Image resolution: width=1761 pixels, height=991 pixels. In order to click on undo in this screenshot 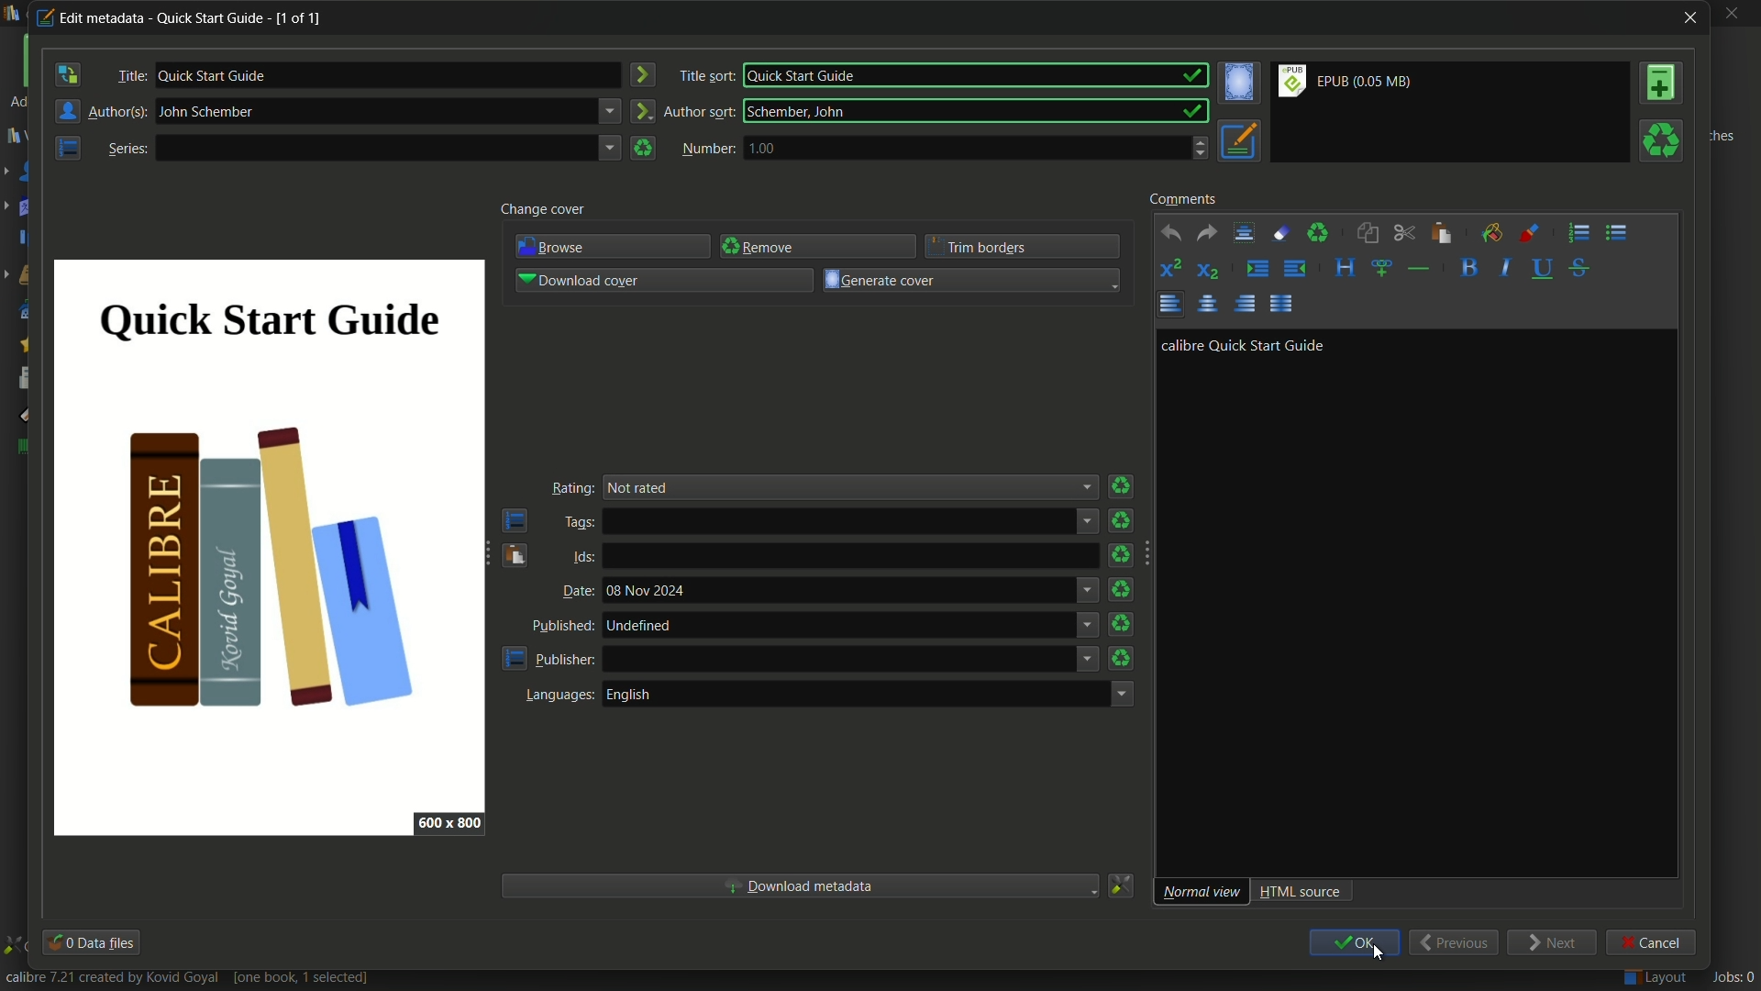, I will do `click(1173, 232)`.